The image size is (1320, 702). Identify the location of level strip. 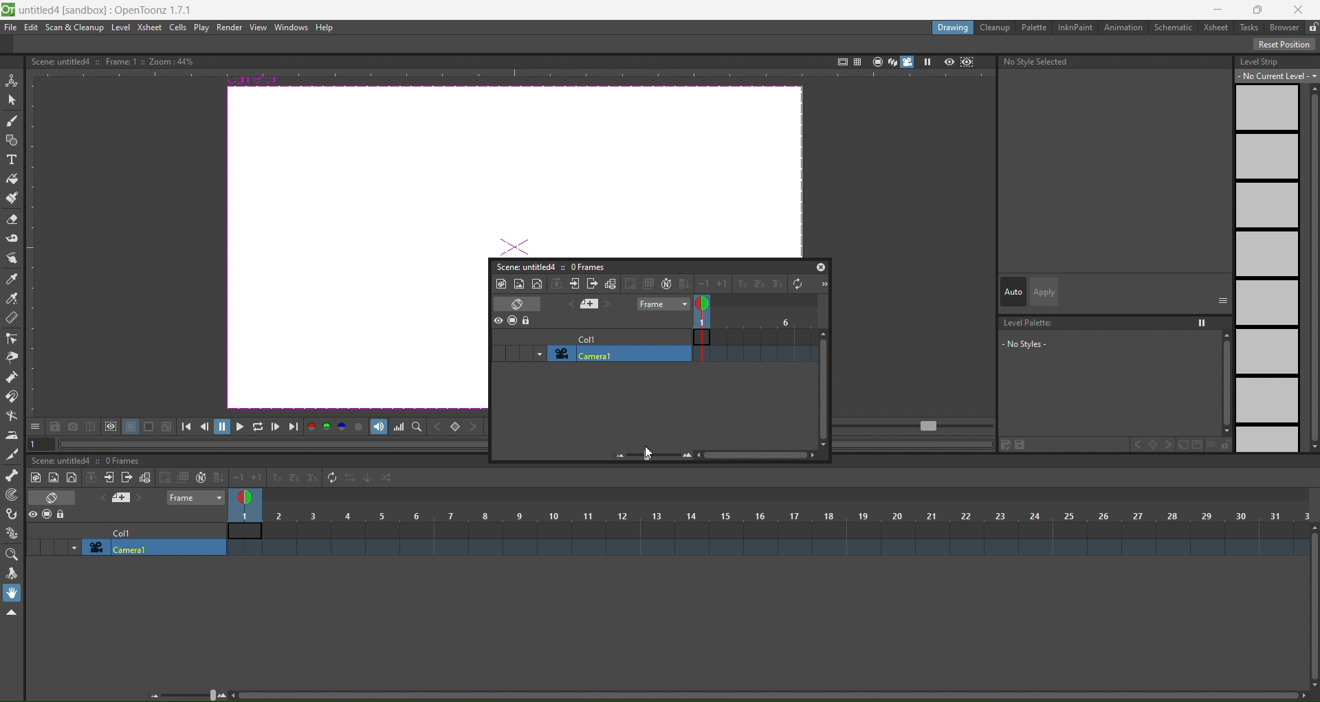
(1274, 251).